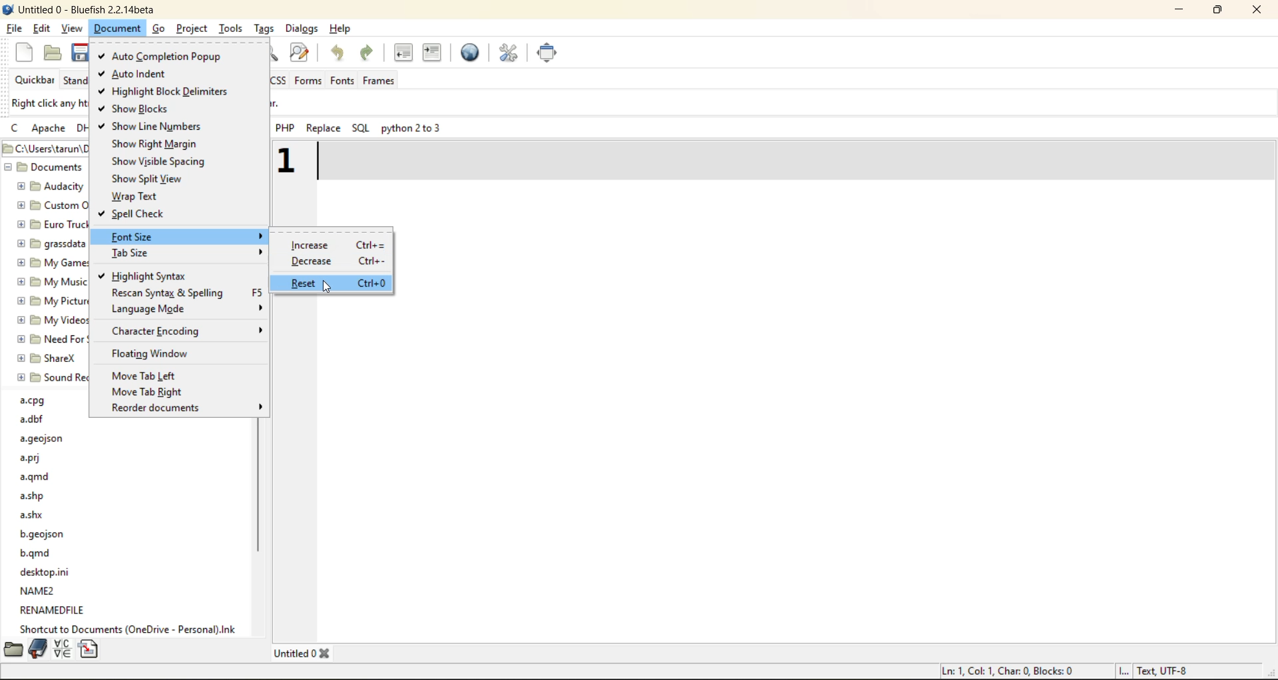  What do you see at coordinates (323, 128) in the screenshot?
I see `replace` at bounding box center [323, 128].